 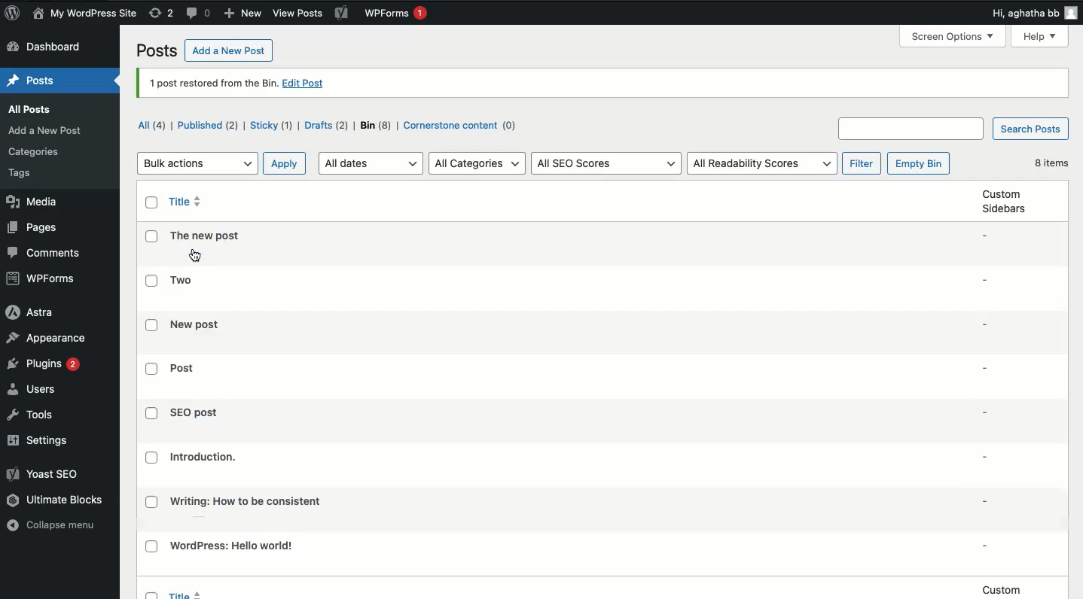 I want to click on WPForms, so click(x=396, y=14).